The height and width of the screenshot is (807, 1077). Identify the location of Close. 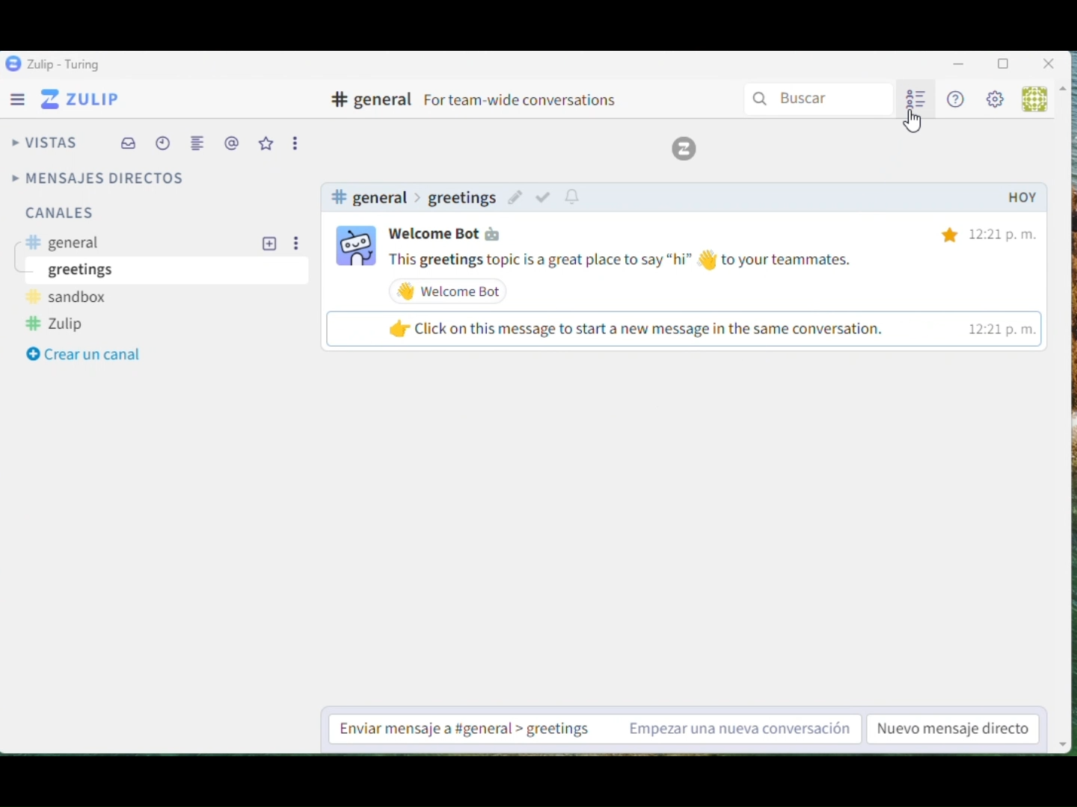
(1048, 62).